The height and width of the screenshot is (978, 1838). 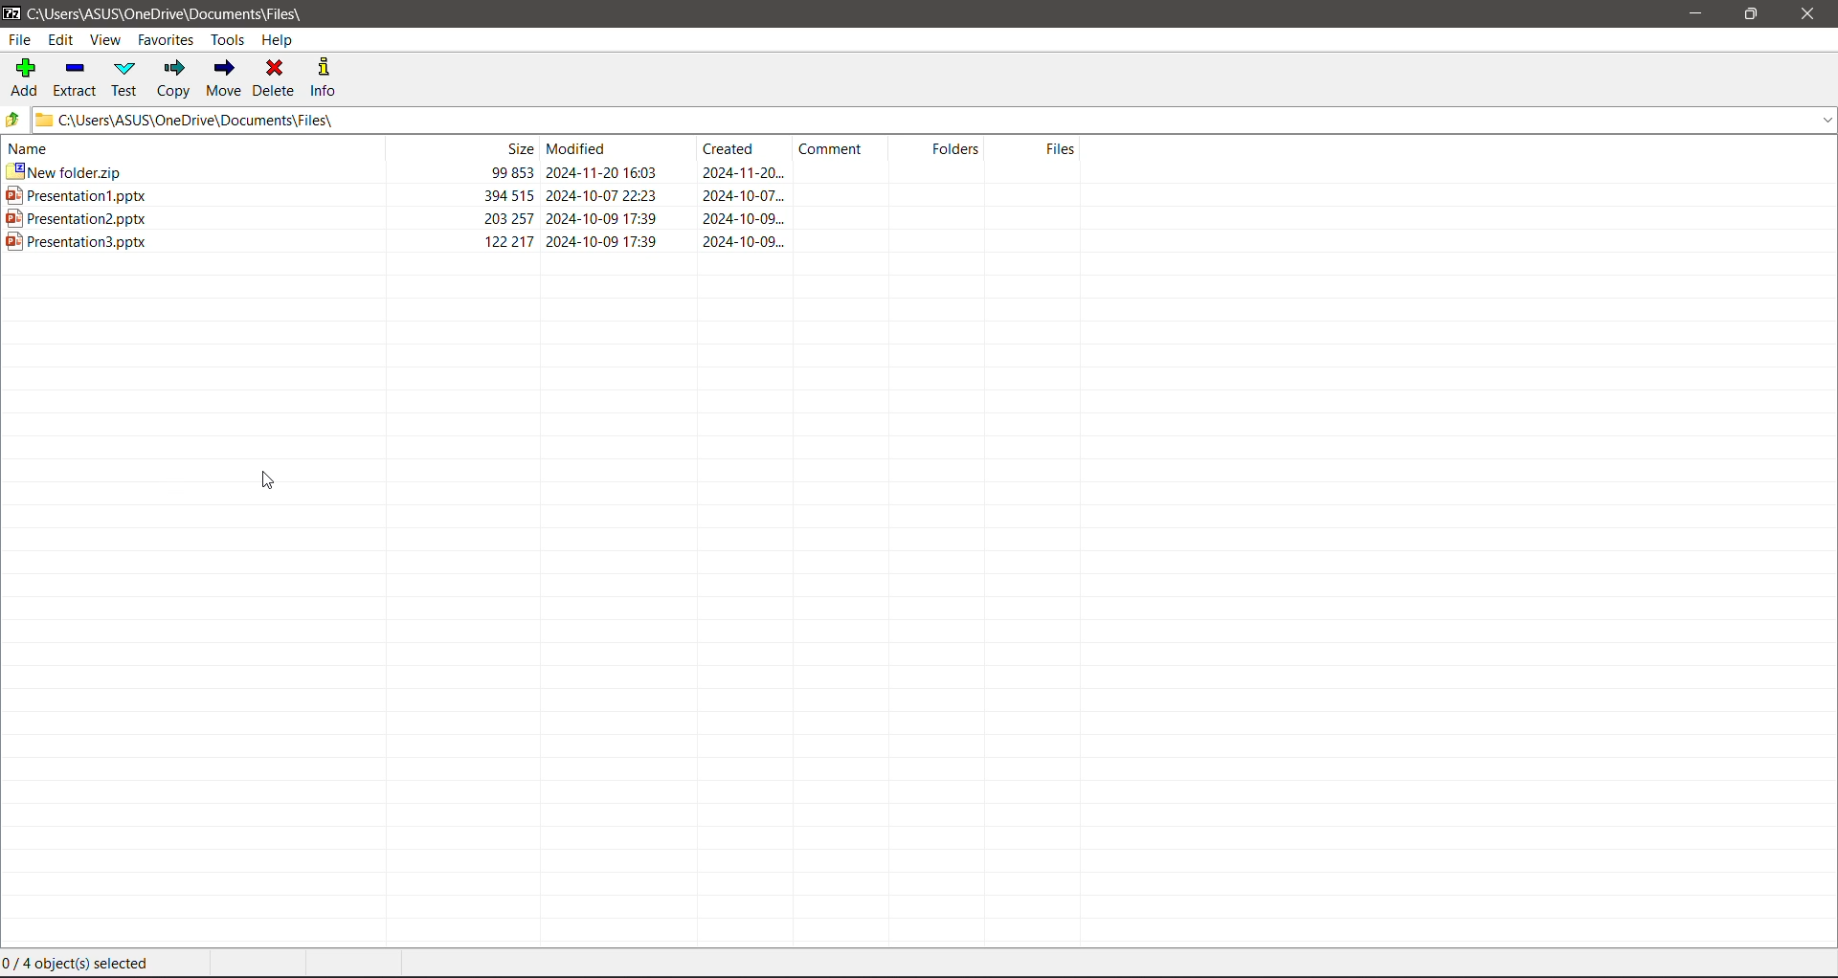 I want to click on Test, so click(x=124, y=78).